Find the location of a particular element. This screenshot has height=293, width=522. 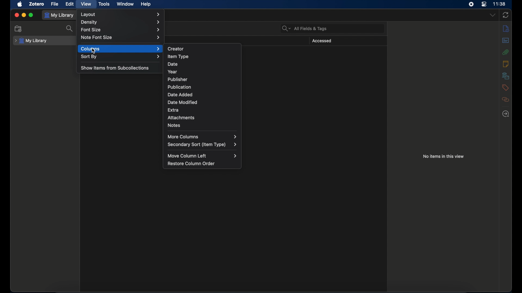

secondary sort is located at coordinates (203, 145).